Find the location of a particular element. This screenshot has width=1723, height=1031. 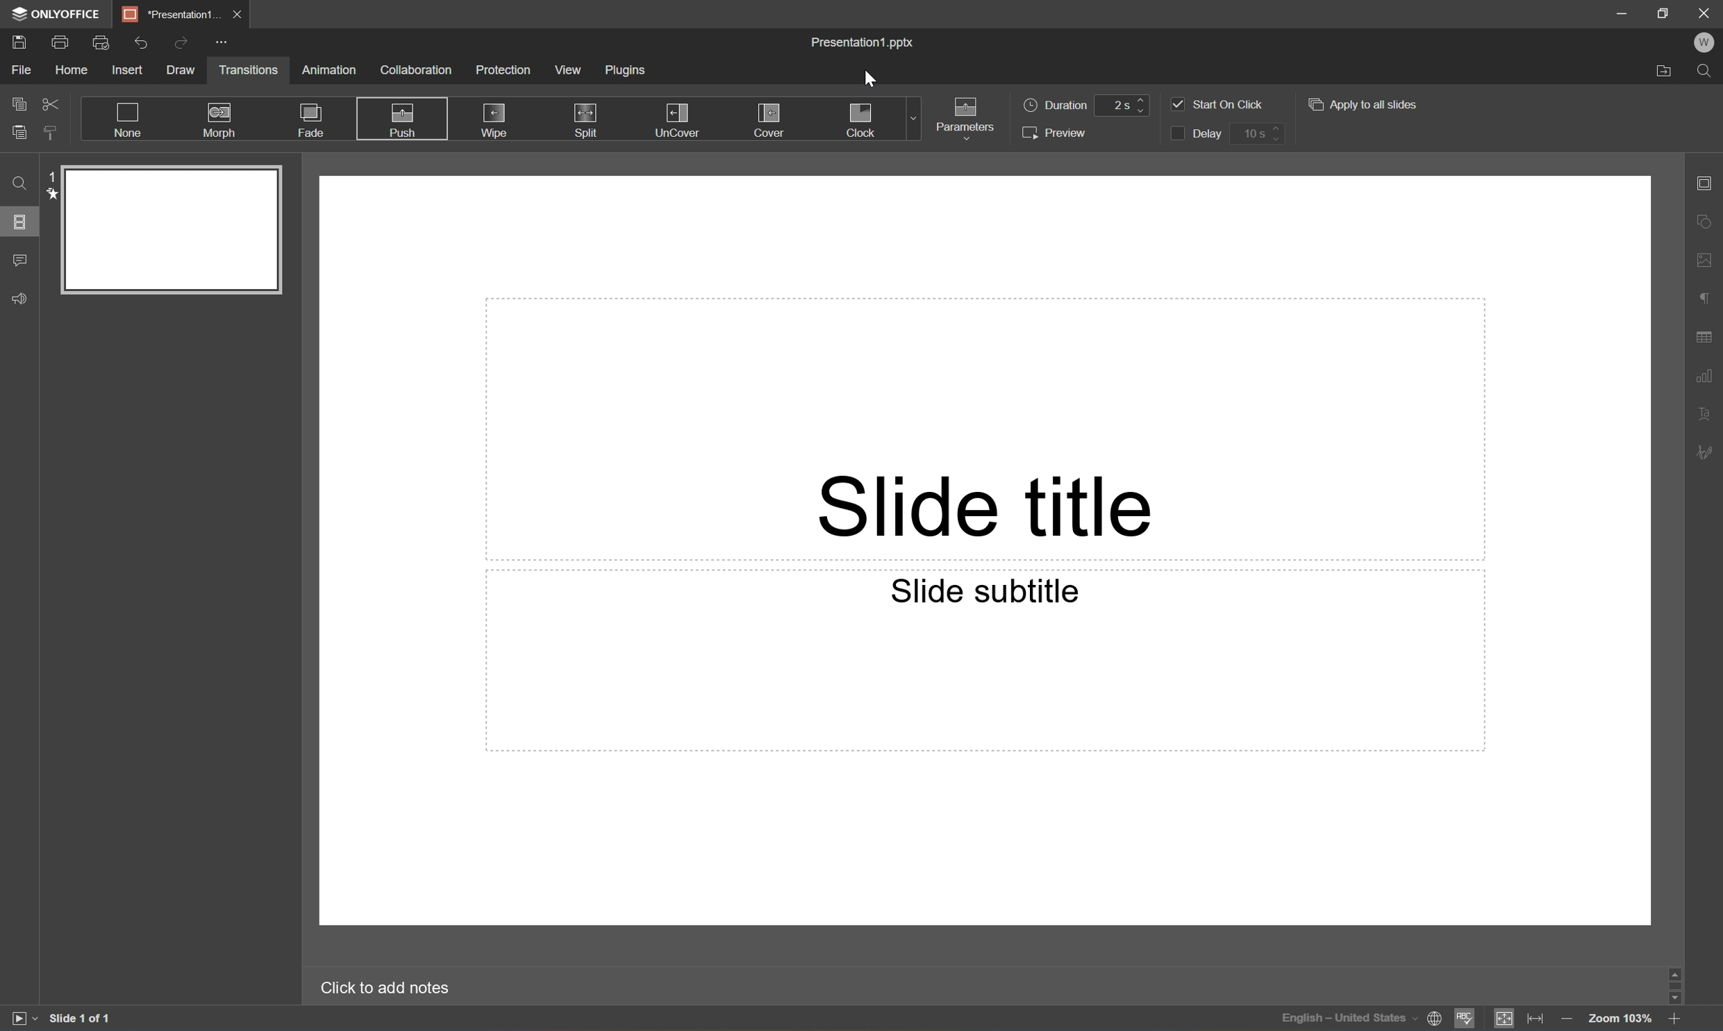

10 s is located at coordinates (1256, 134).